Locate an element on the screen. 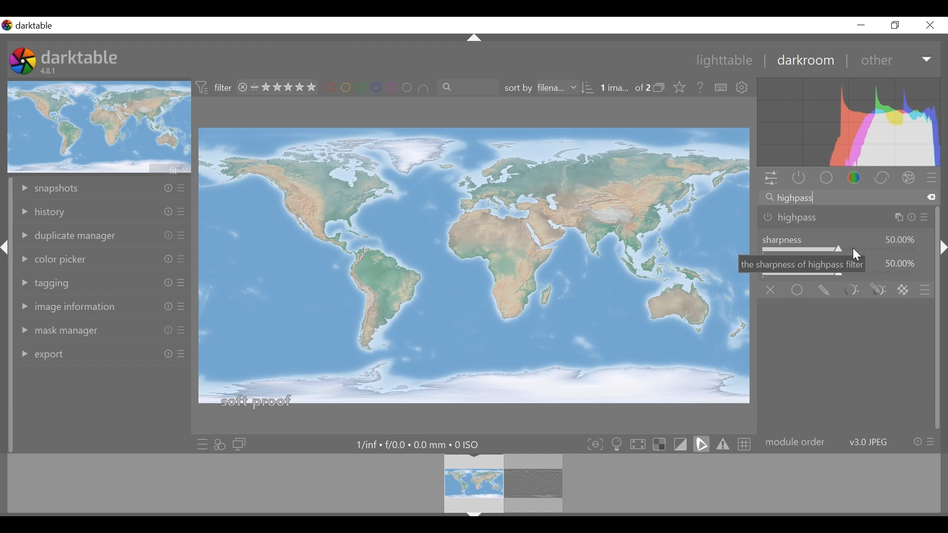 This screenshot has width=948, height=533. close is located at coordinates (241, 87).